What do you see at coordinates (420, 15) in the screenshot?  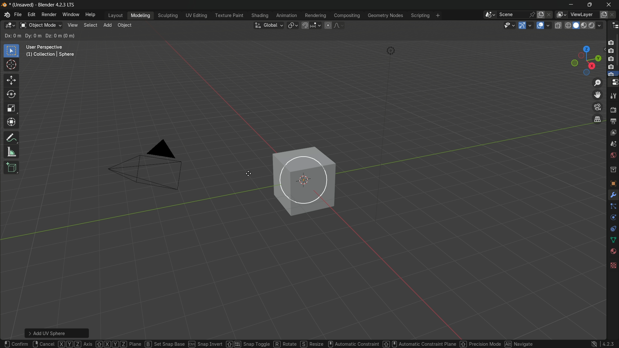 I see `scripting menu` at bounding box center [420, 15].